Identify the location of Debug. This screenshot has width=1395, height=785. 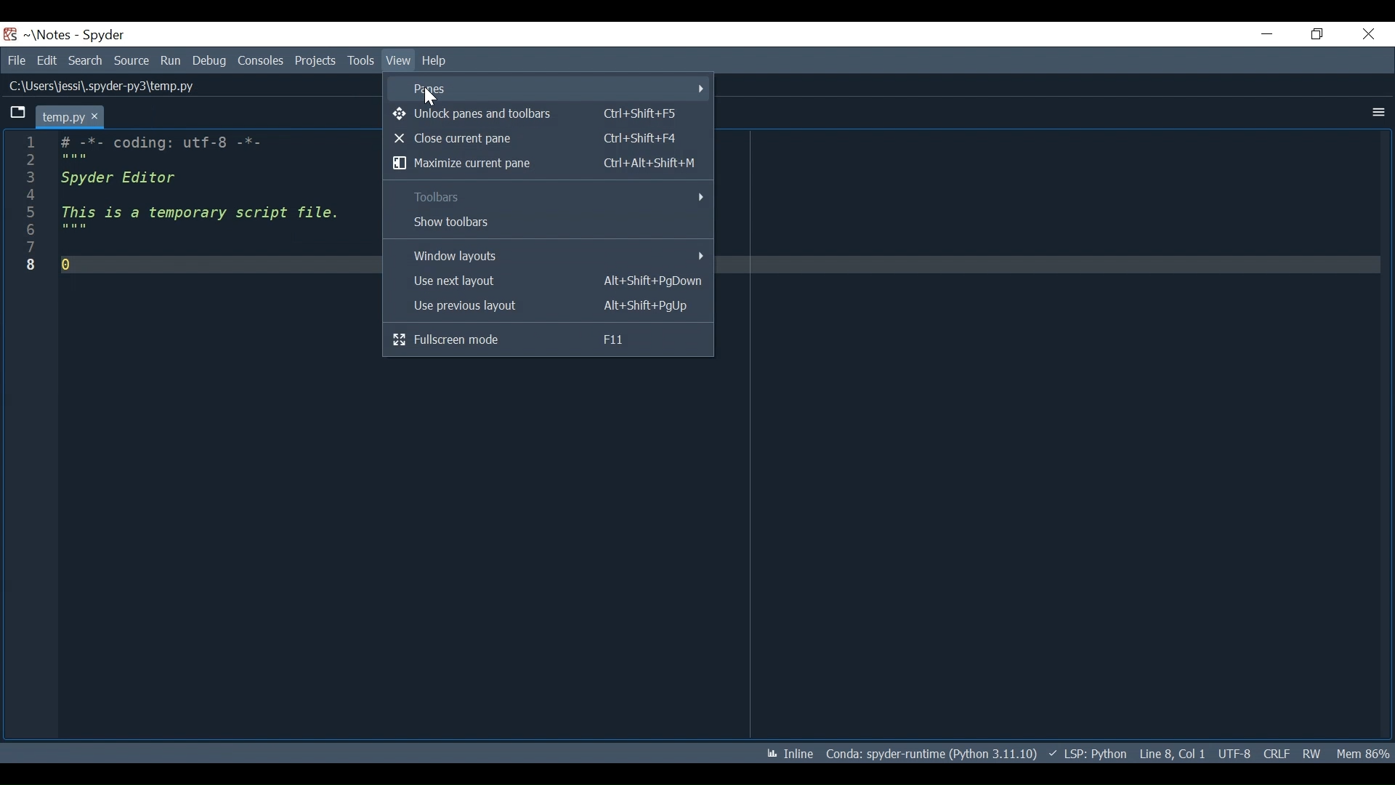
(210, 61).